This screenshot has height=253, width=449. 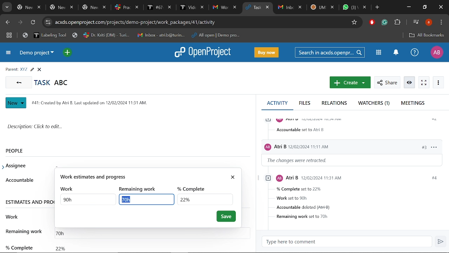 What do you see at coordinates (398, 22) in the screenshot?
I see `Extensions` at bounding box center [398, 22].